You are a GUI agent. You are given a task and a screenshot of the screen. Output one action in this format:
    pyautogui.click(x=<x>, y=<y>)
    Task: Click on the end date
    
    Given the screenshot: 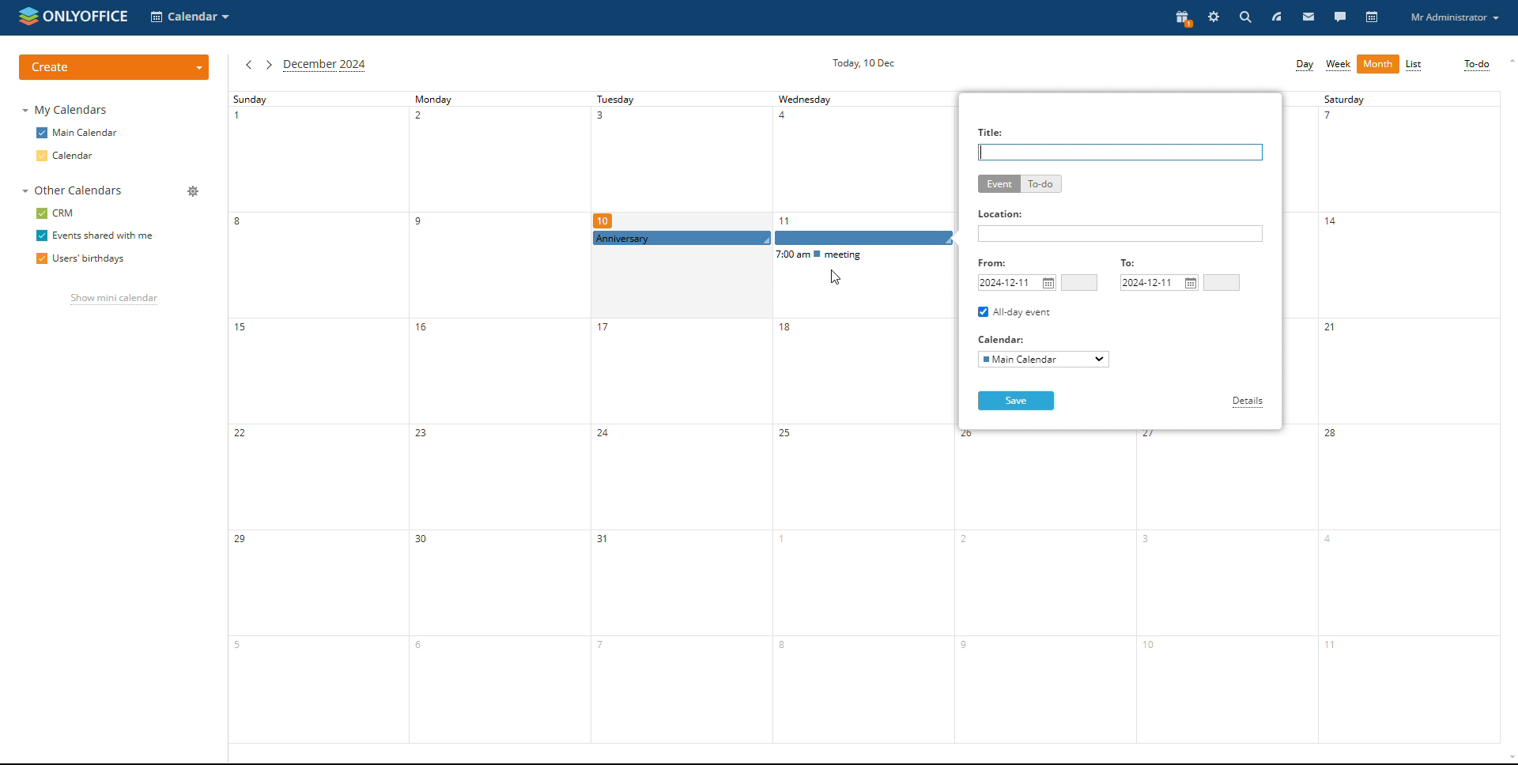 What is the action you would take?
    pyautogui.click(x=1160, y=283)
    